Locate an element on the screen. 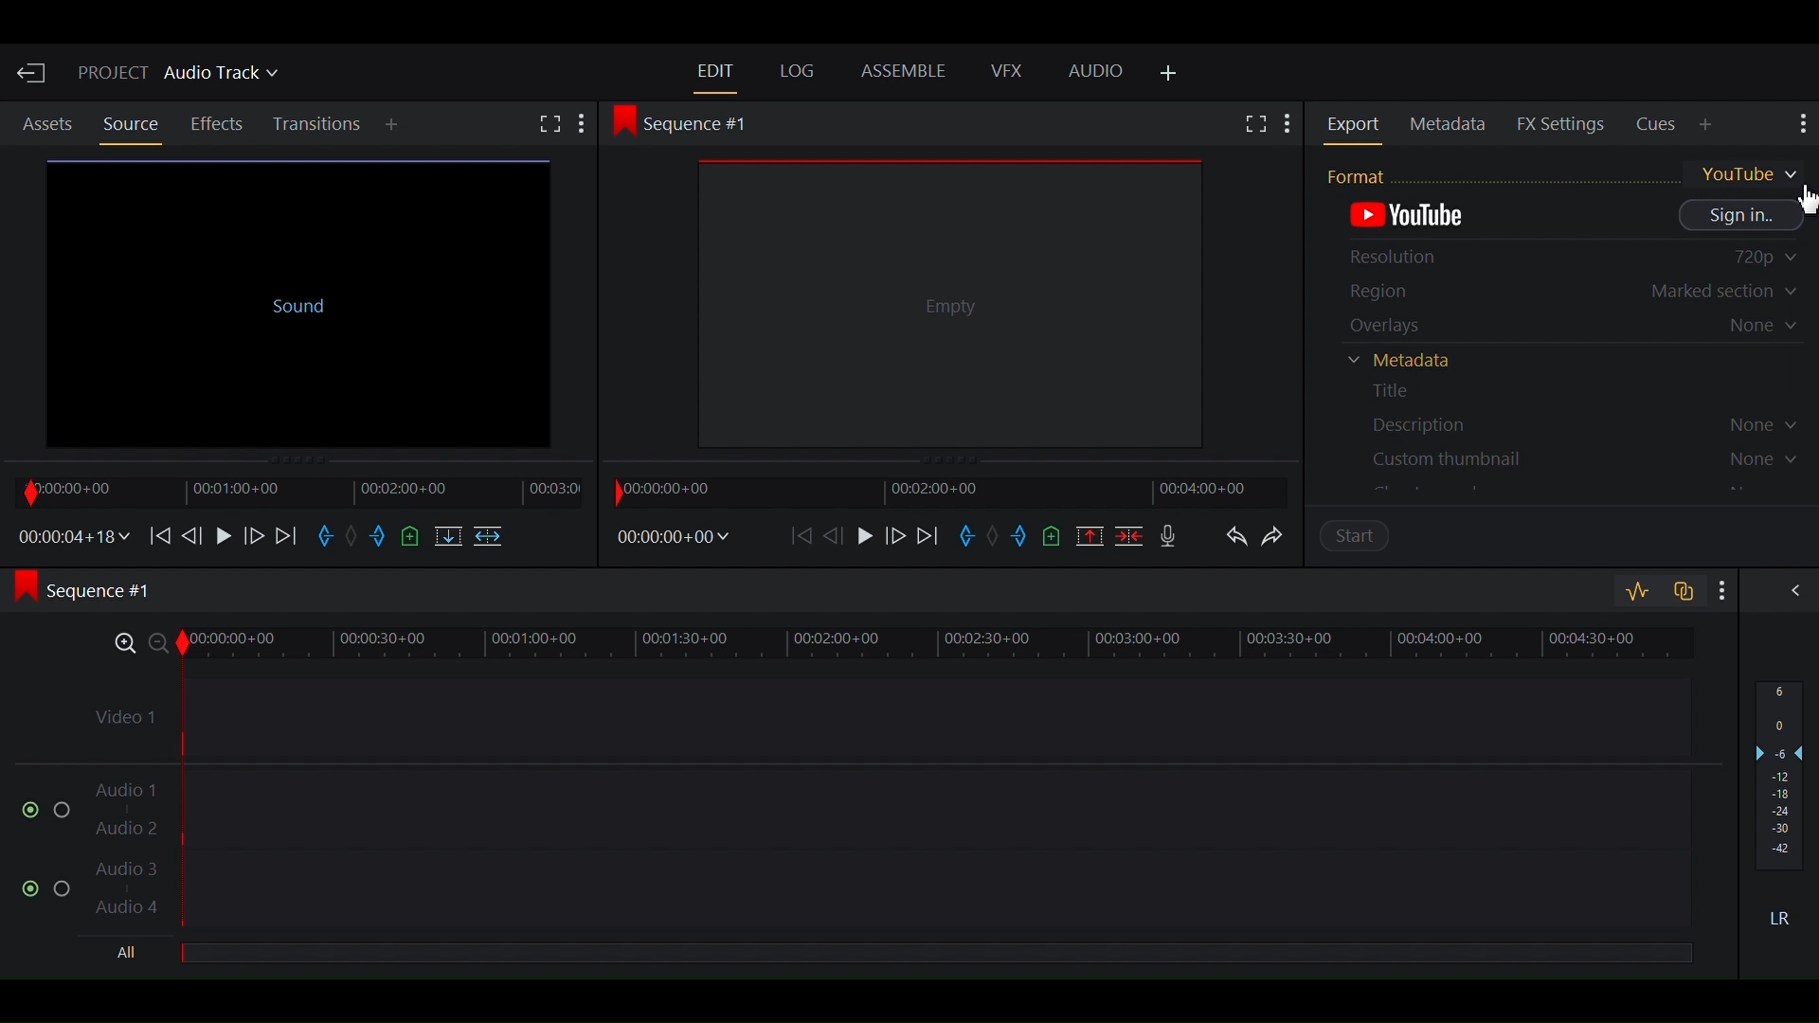  Remove all marked sections is located at coordinates (1092, 534).